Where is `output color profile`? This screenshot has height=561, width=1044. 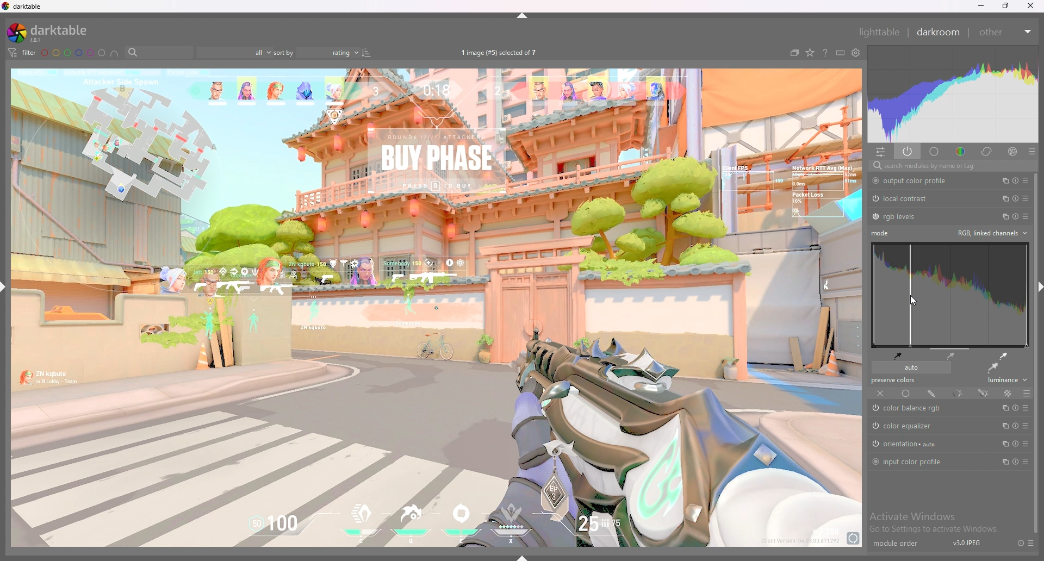 output color profile is located at coordinates (918, 180).